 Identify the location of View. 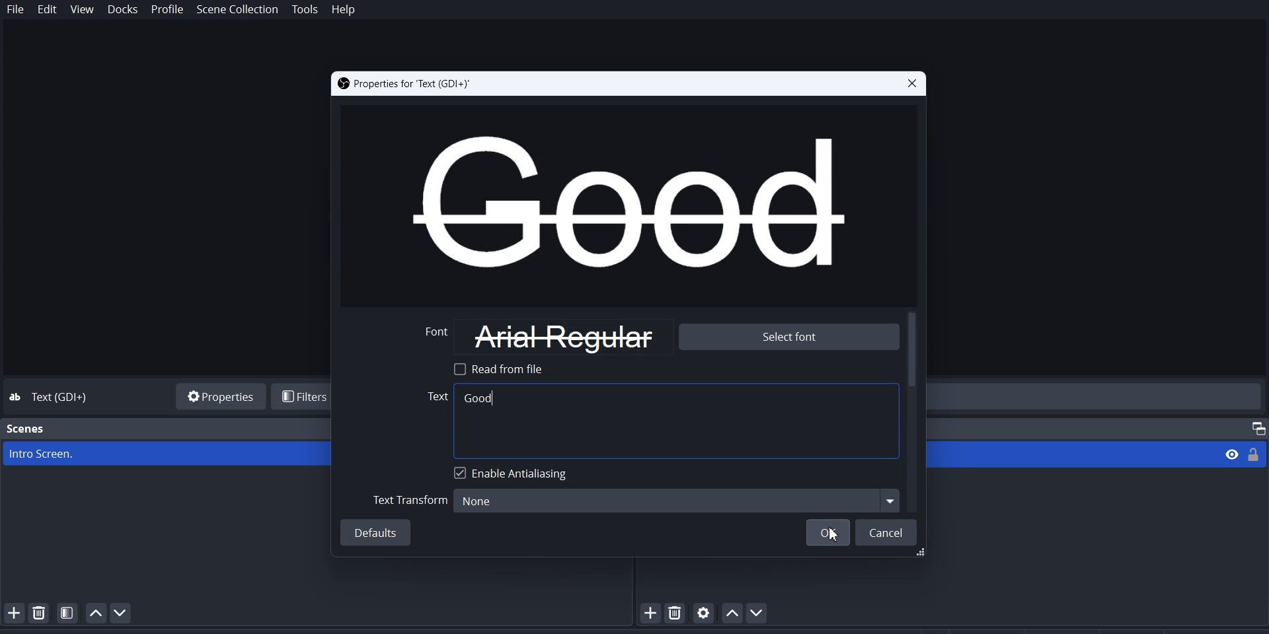
(83, 10).